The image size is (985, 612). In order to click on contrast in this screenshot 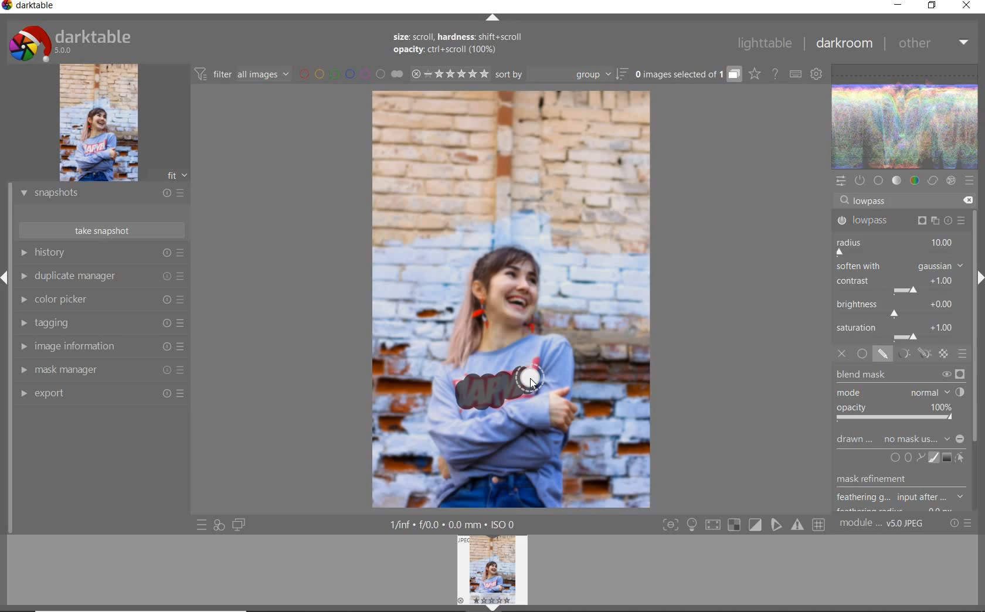, I will do `click(897, 284)`.